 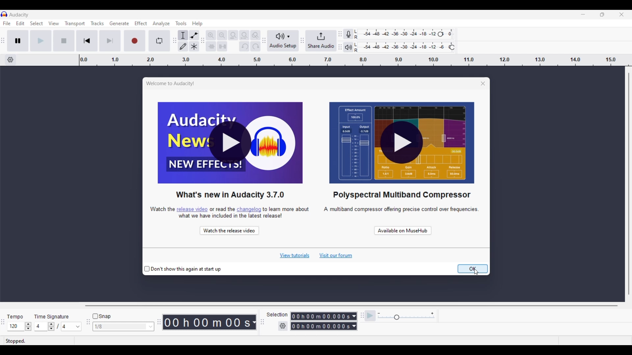 I want to click on Multi-tool, so click(x=194, y=46).